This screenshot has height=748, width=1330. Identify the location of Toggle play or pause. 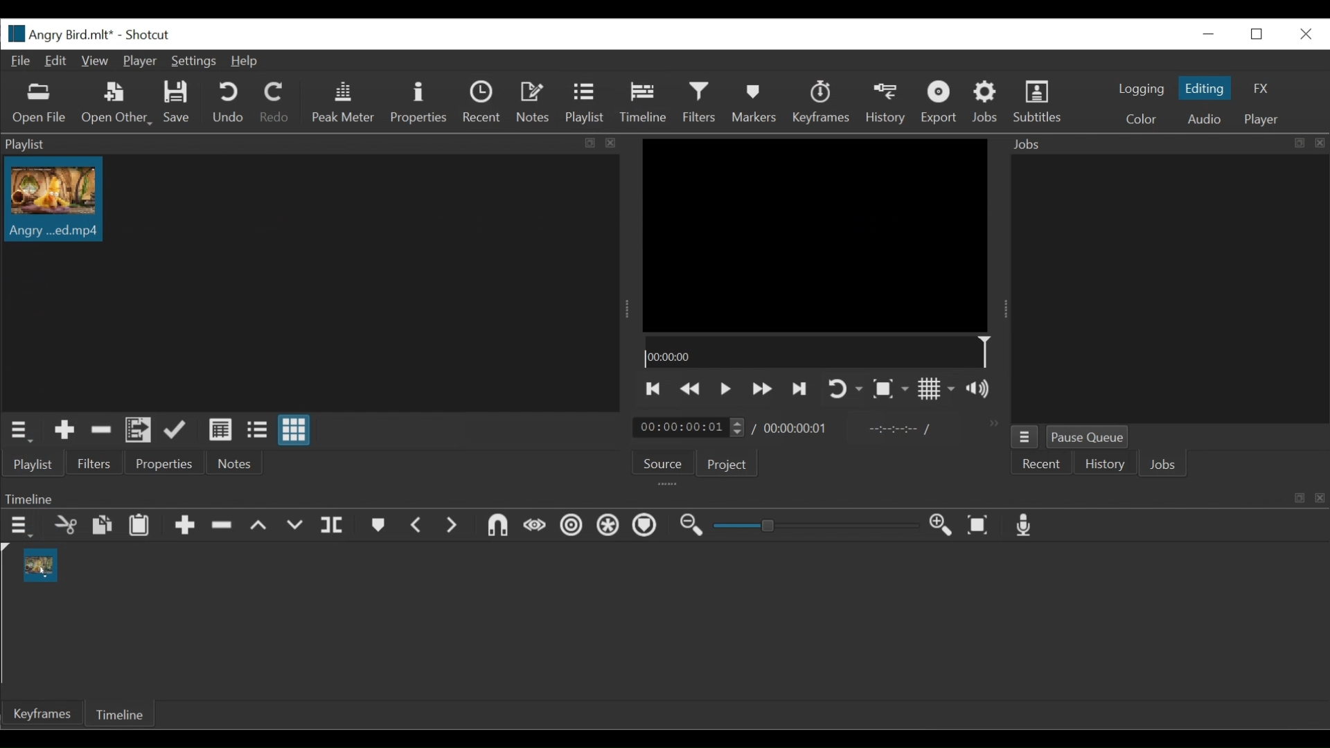
(726, 391).